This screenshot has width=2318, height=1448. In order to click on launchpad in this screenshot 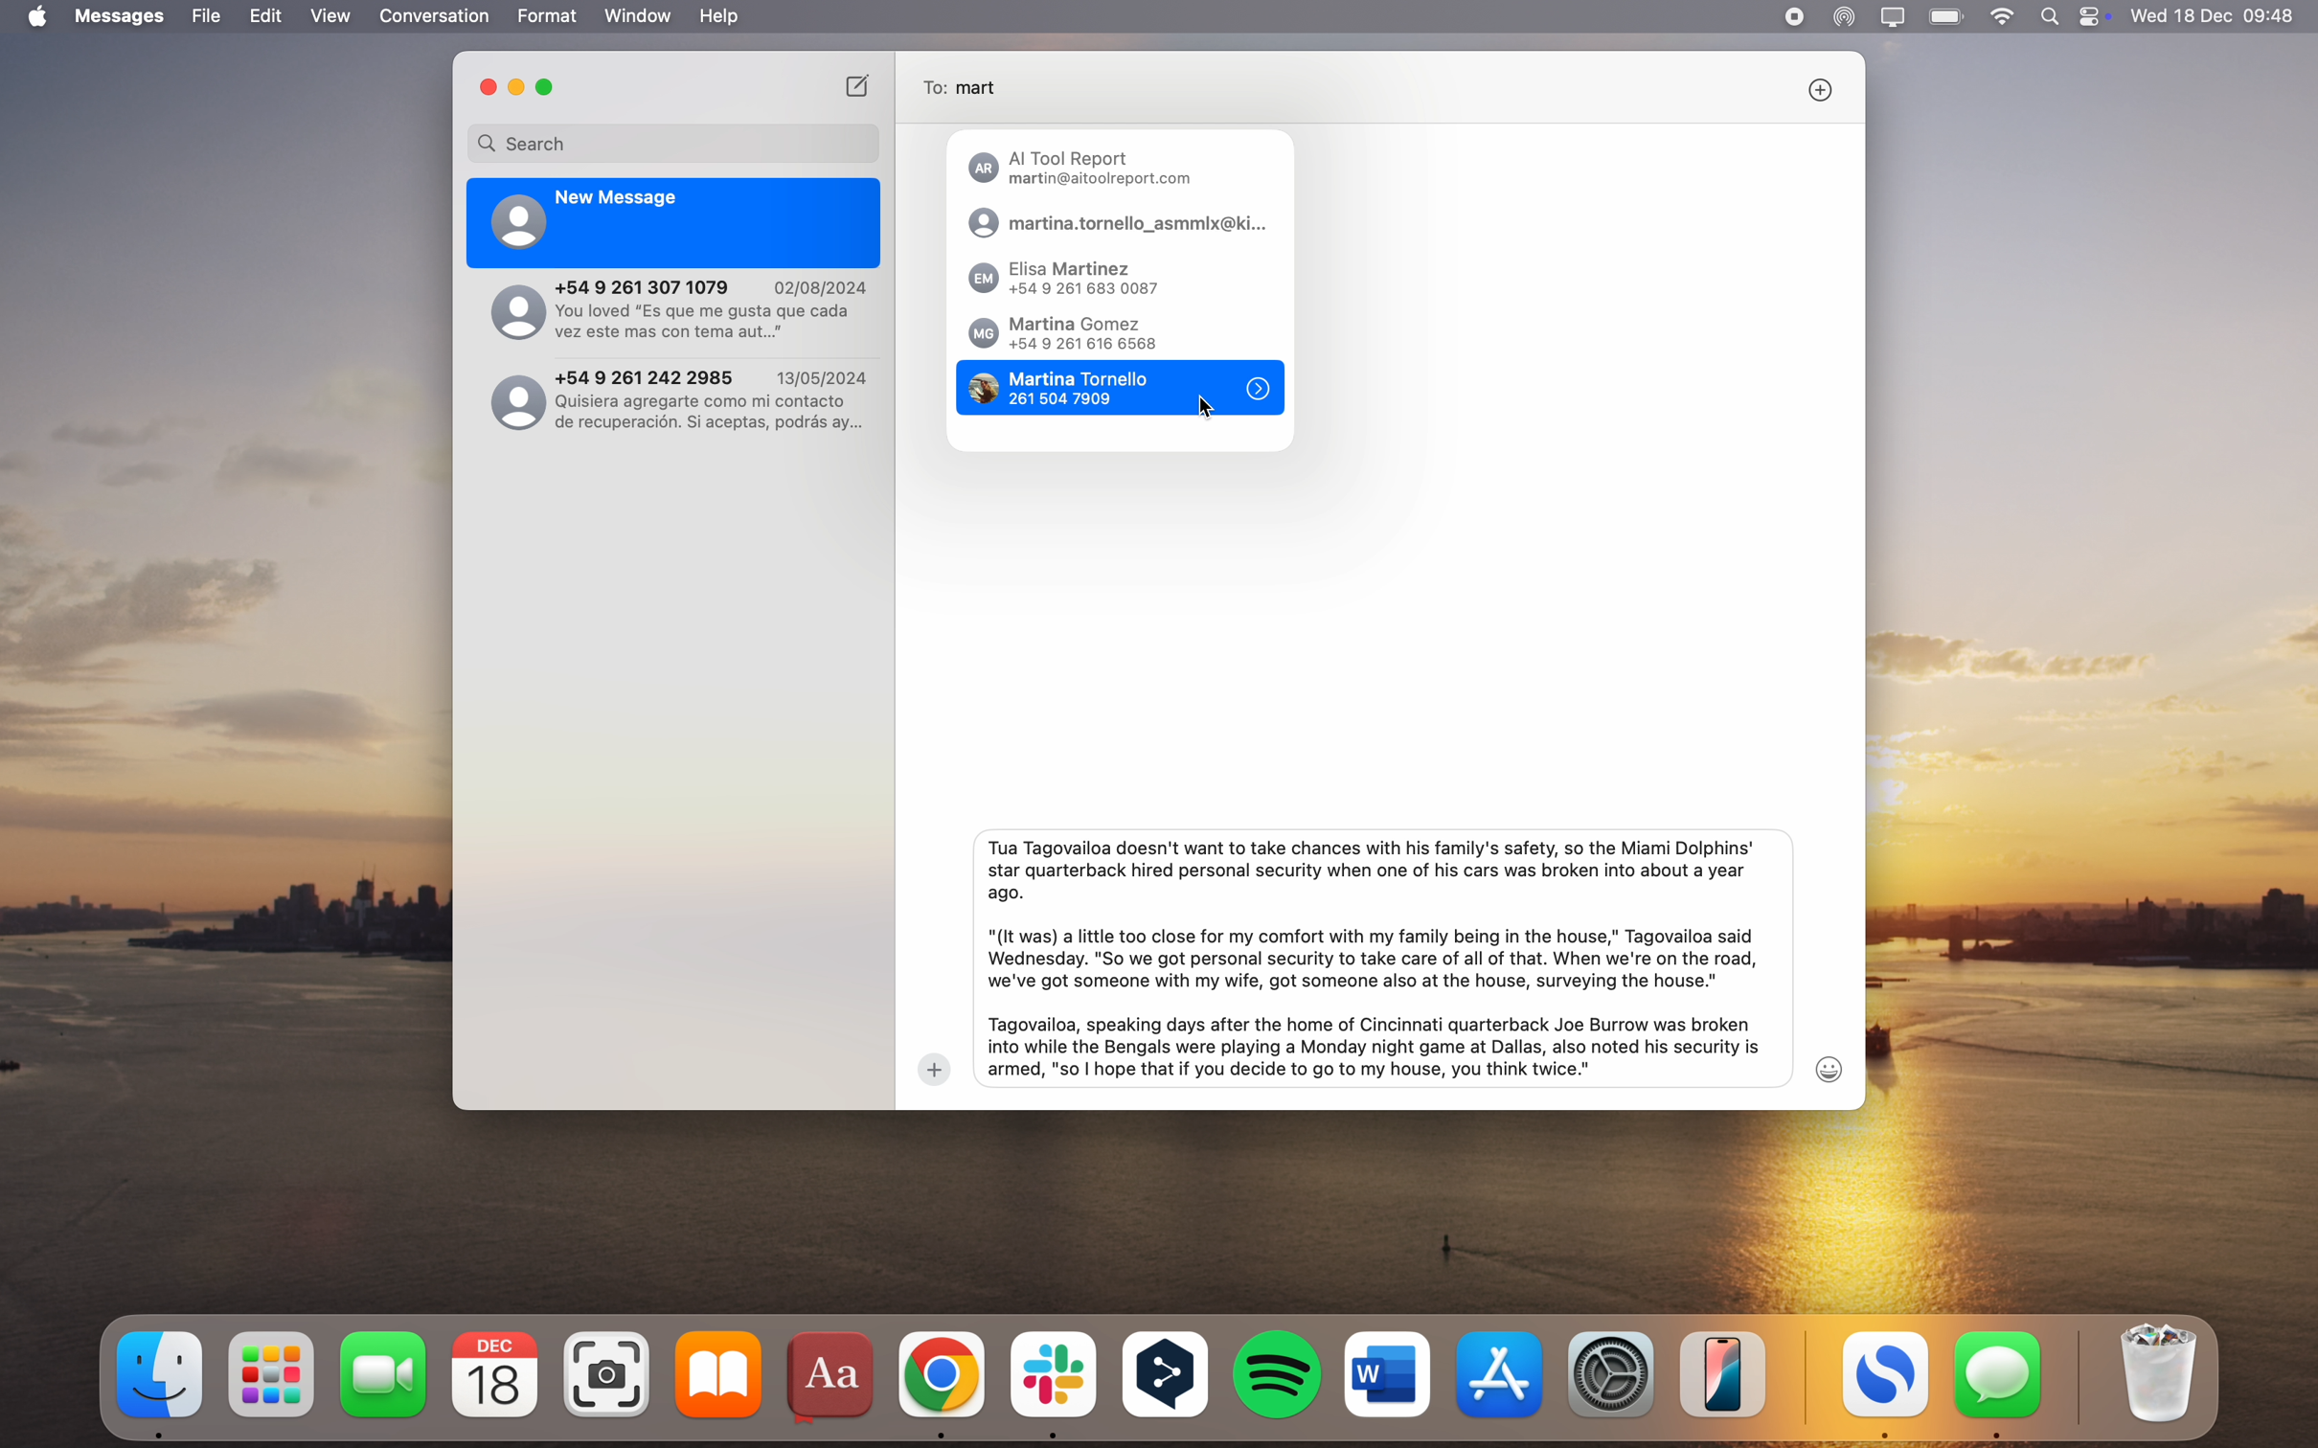, I will do `click(275, 1375)`.